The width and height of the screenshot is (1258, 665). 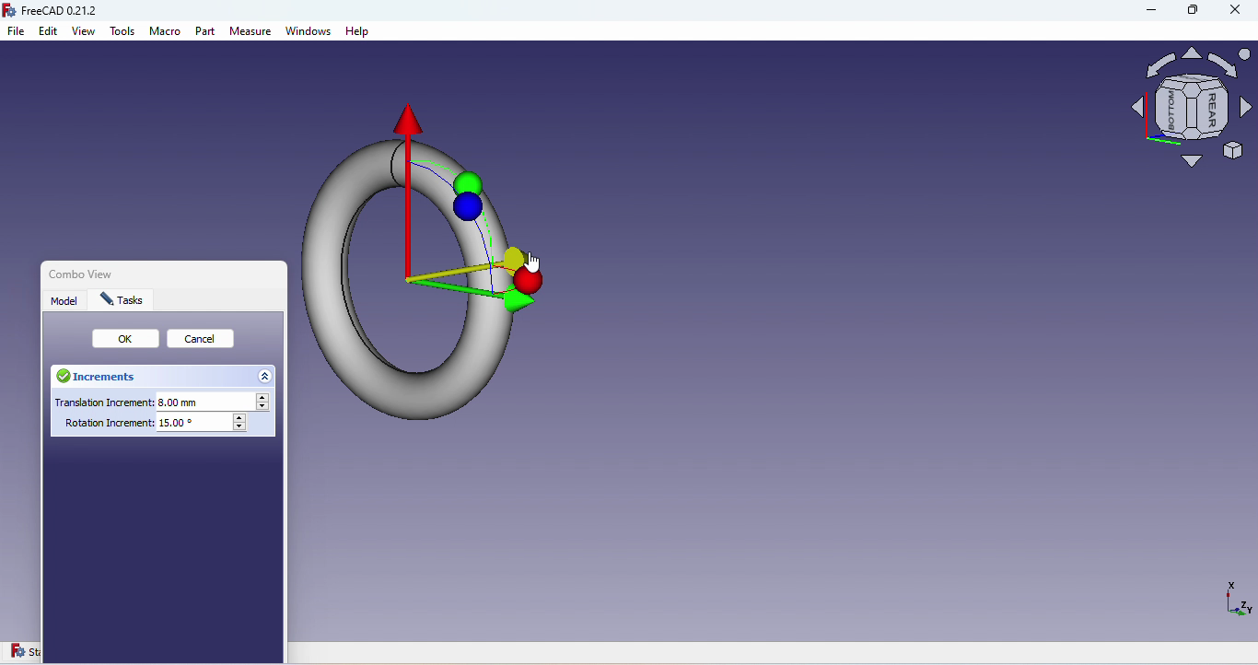 What do you see at coordinates (85, 32) in the screenshot?
I see `View` at bounding box center [85, 32].